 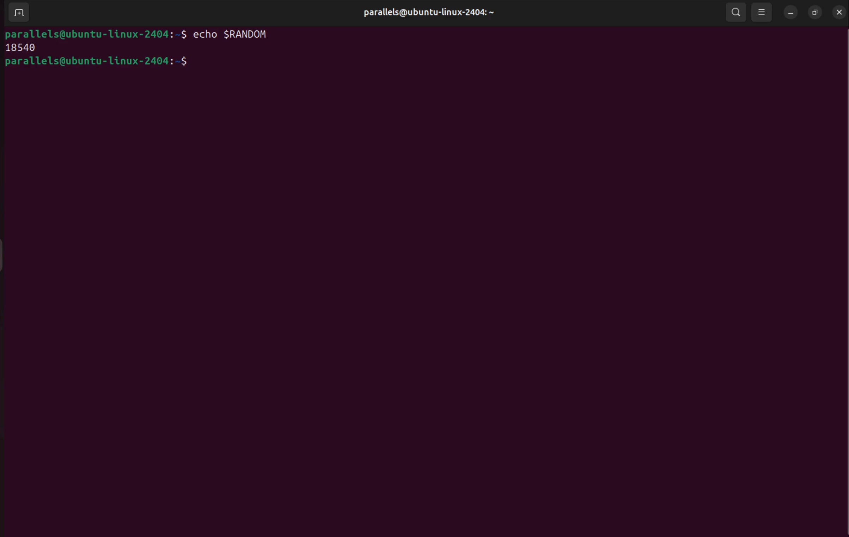 I want to click on 18450, so click(x=24, y=49).